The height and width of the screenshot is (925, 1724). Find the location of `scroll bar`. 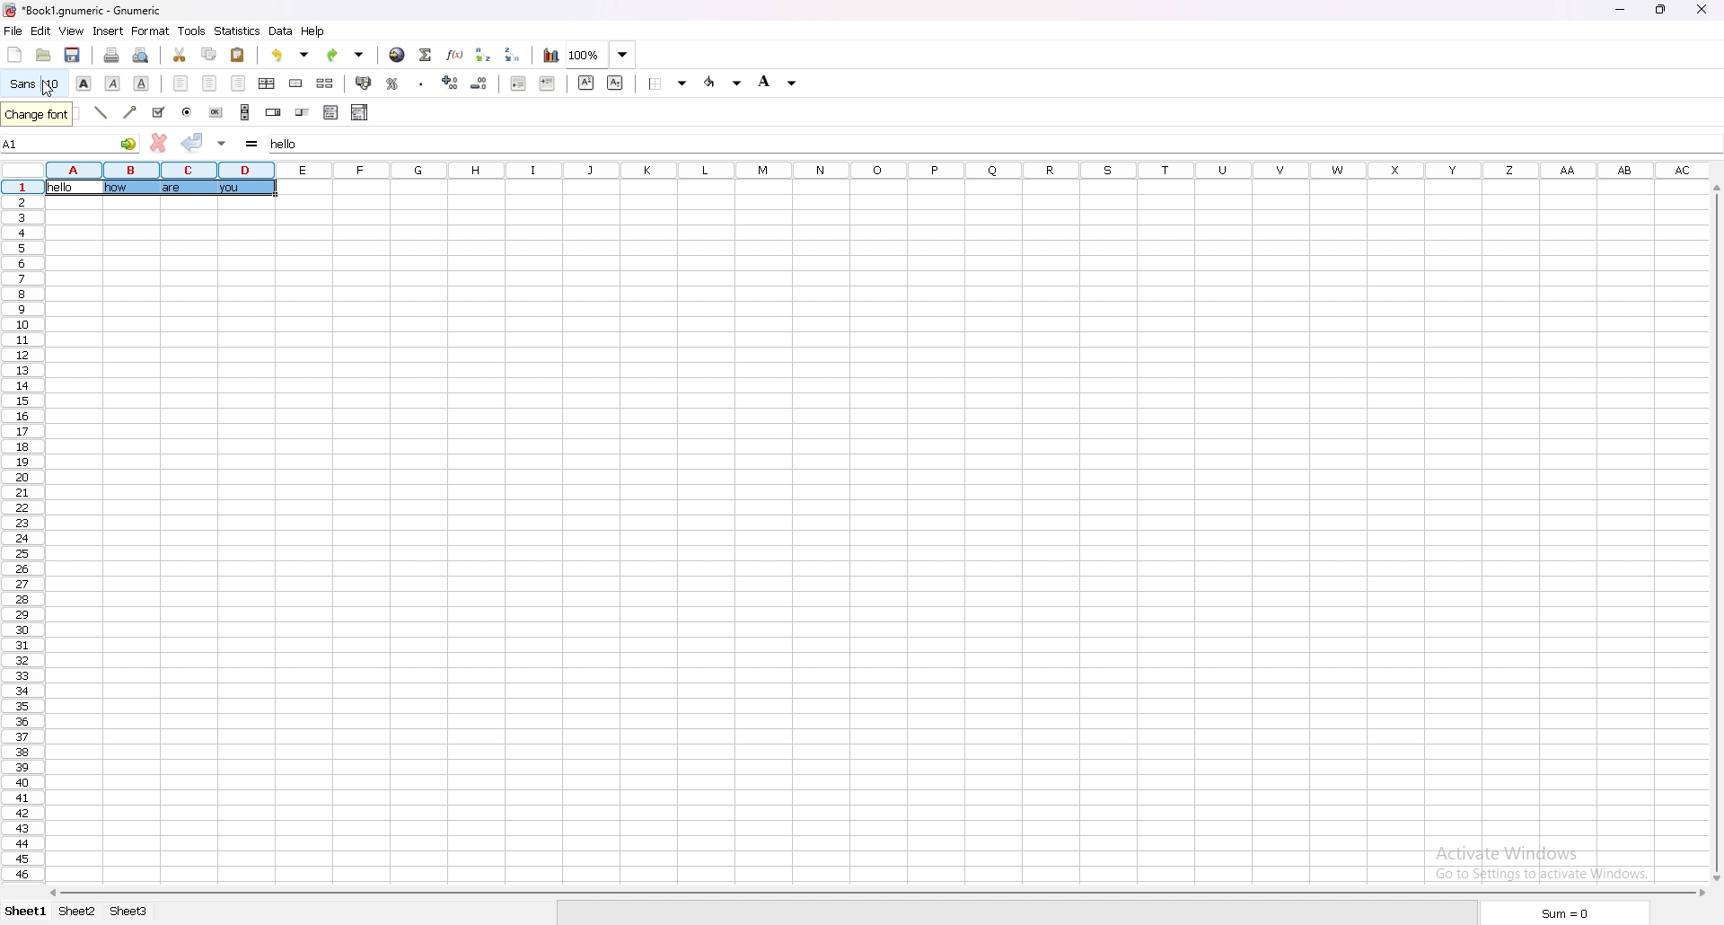

scroll bar is located at coordinates (1715, 532).